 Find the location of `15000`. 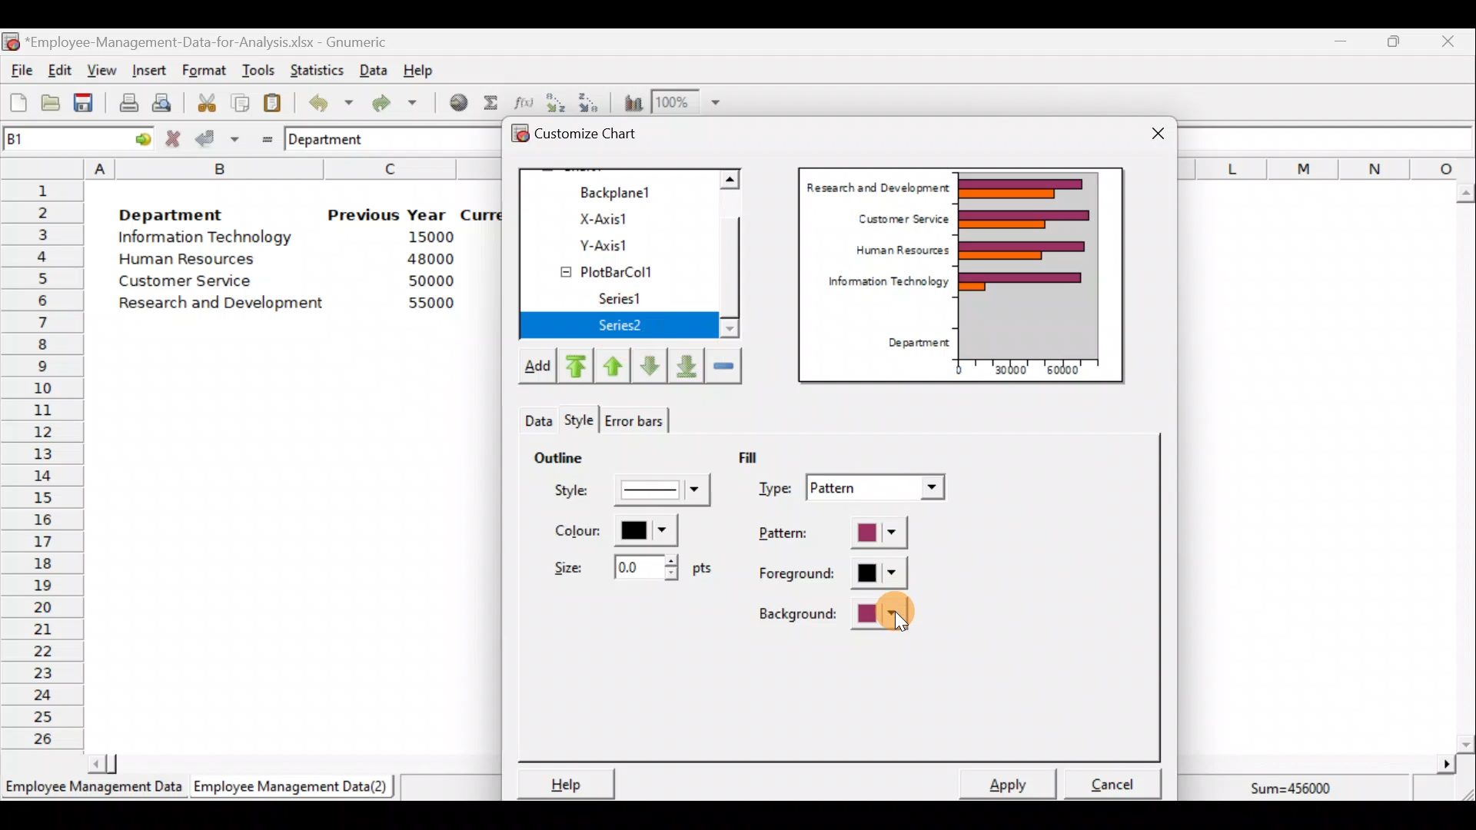

15000 is located at coordinates (425, 236).